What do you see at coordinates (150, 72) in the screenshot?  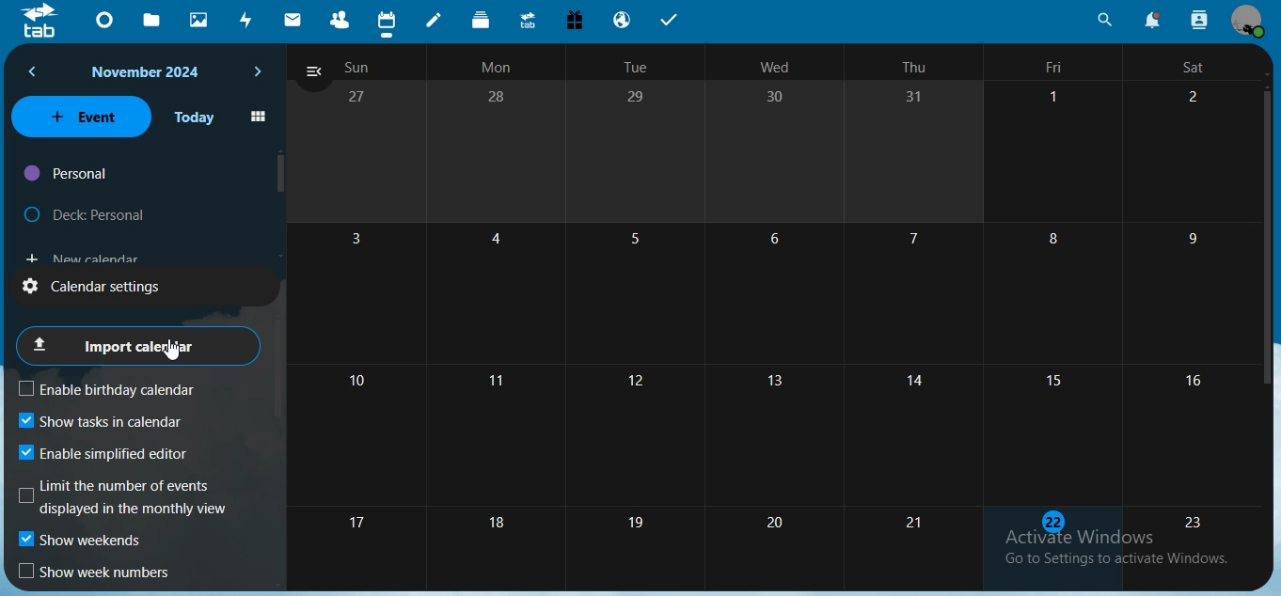 I see `november 2024` at bounding box center [150, 72].